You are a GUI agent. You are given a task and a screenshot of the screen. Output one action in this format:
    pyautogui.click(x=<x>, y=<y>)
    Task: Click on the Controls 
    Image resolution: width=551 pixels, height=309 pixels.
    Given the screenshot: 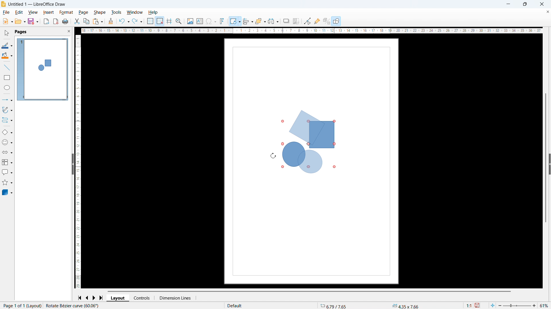 What is the action you would take?
    pyautogui.click(x=143, y=298)
    